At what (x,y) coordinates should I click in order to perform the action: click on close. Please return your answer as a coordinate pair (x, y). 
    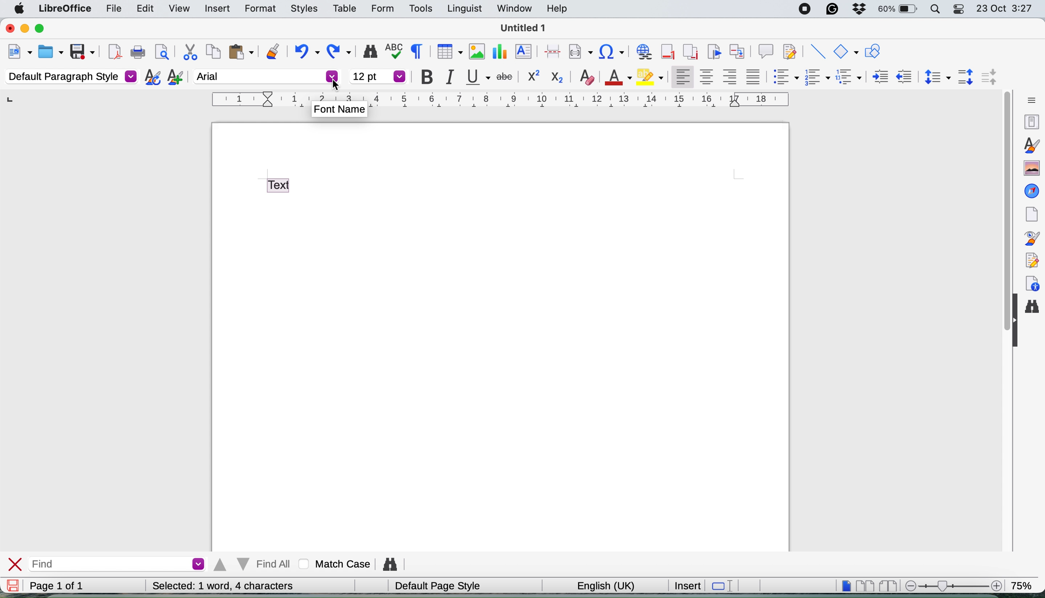
    Looking at the image, I should click on (16, 563).